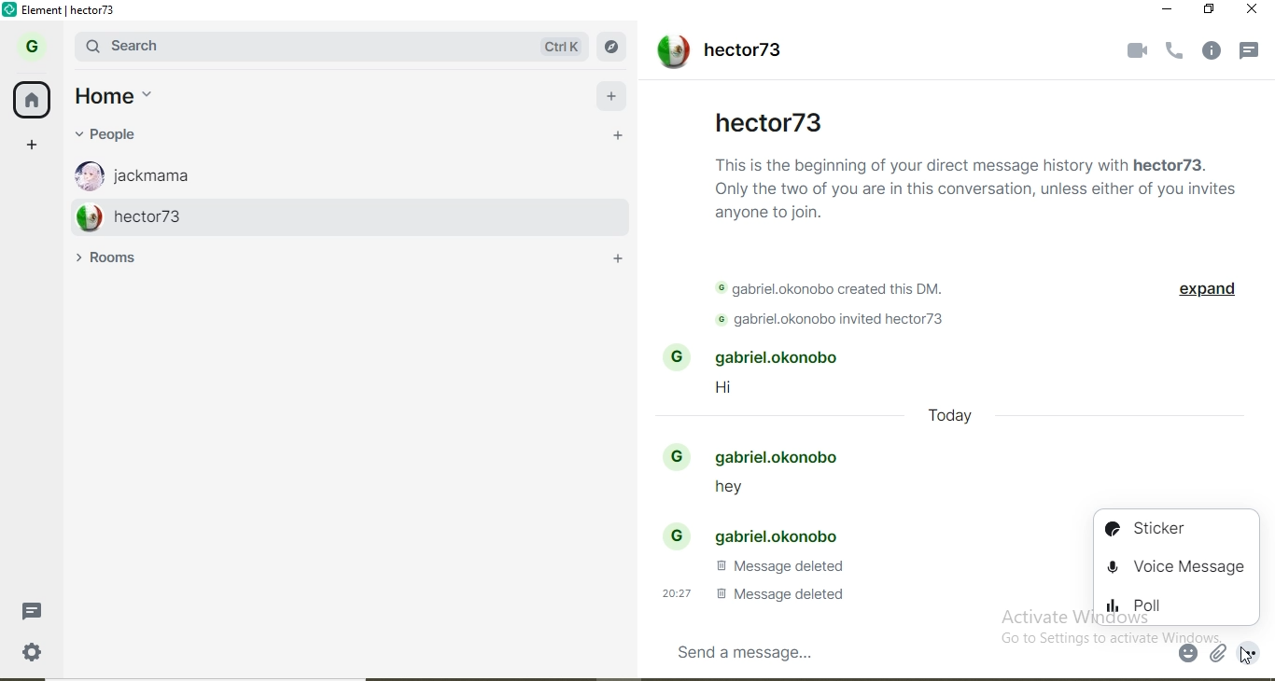 This screenshot has height=681, width=1275. I want to click on voice call, so click(1175, 51).